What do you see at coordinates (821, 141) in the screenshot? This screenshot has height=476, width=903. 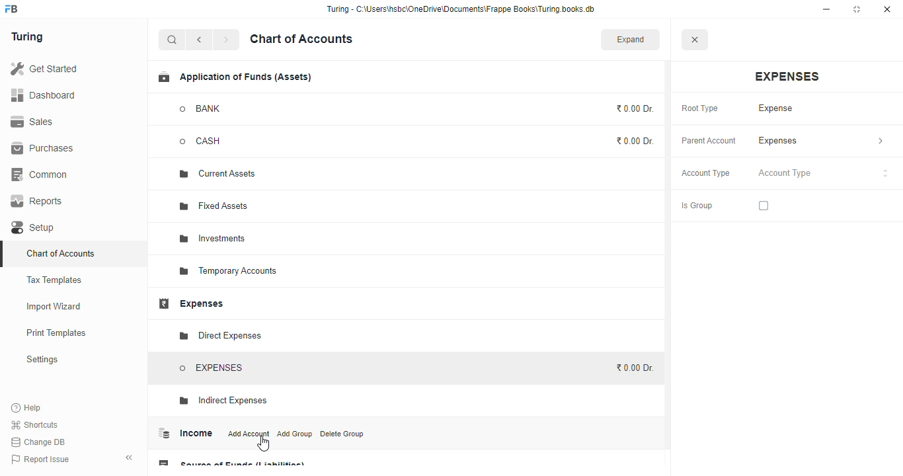 I see `expenses` at bounding box center [821, 141].